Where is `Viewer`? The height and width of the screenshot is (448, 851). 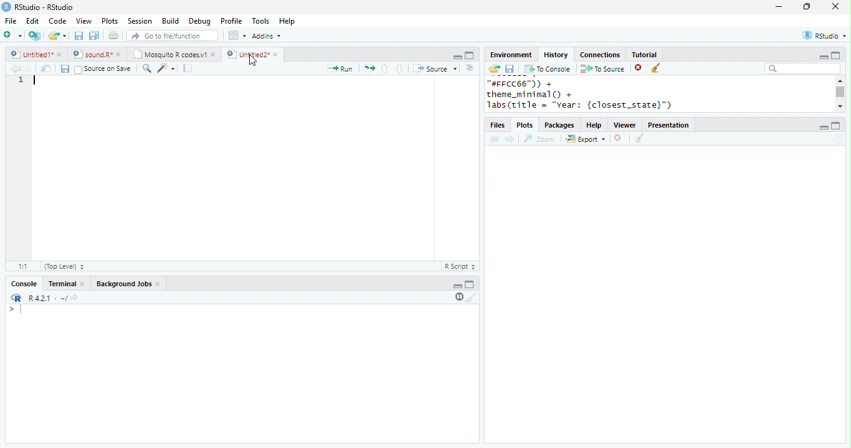
Viewer is located at coordinates (625, 125).